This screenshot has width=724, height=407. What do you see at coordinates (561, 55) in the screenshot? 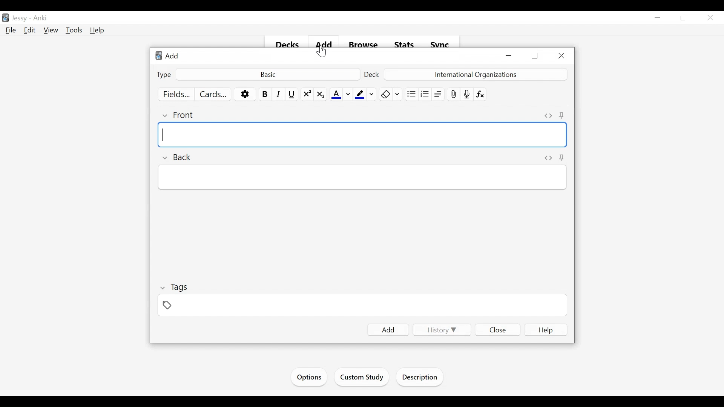
I see `Close` at bounding box center [561, 55].